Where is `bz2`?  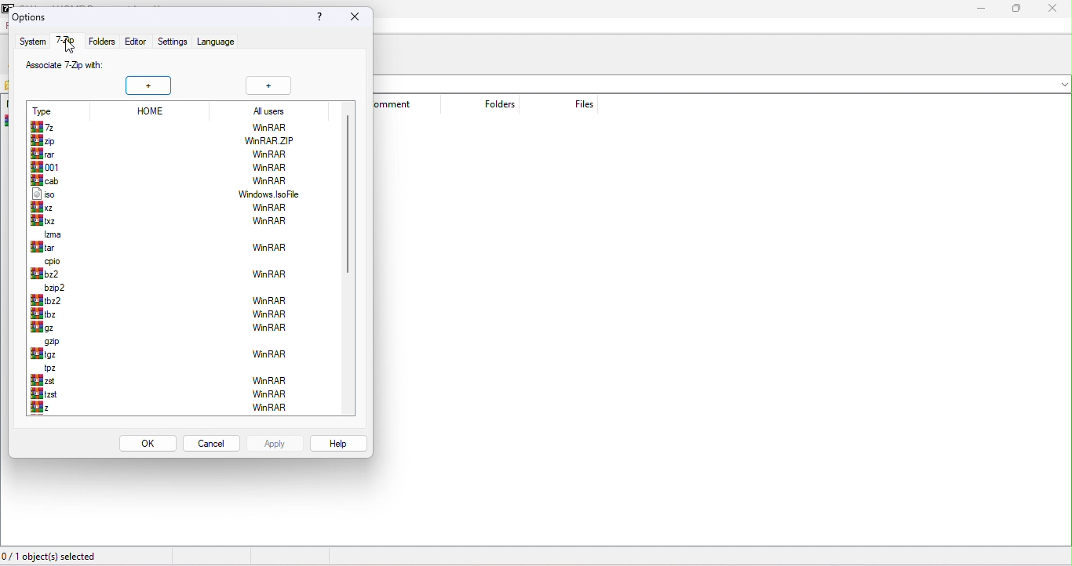
bz2 is located at coordinates (53, 274).